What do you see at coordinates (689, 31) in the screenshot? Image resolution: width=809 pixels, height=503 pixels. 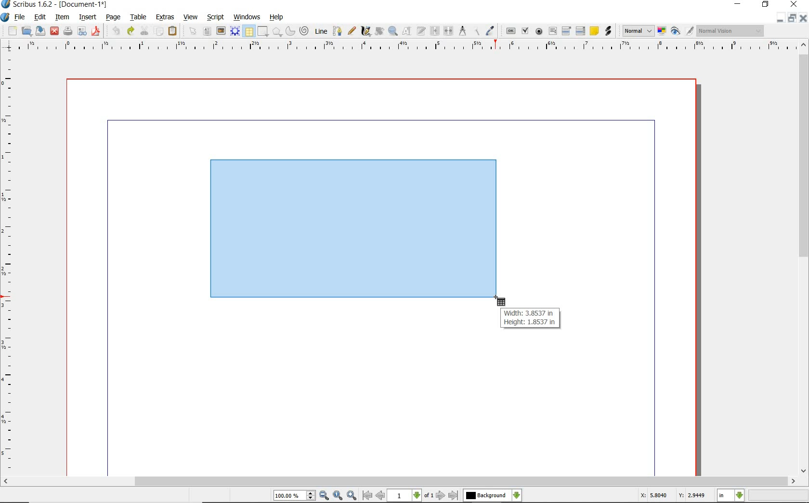 I see `edit in preview mode` at bounding box center [689, 31].